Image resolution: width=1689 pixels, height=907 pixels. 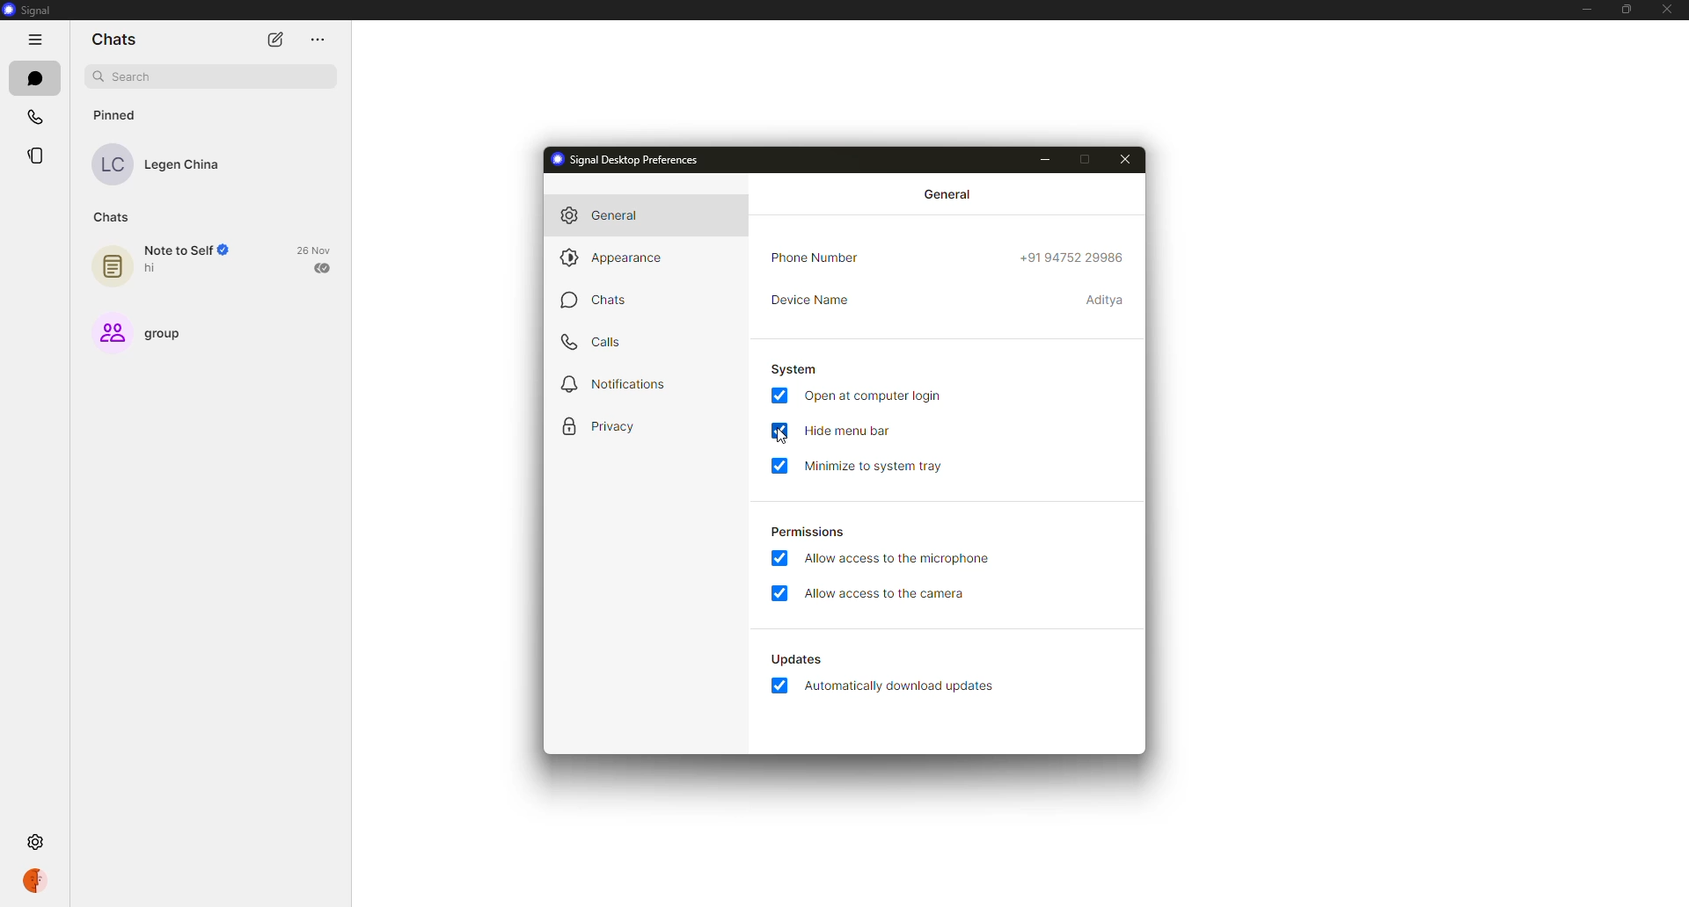 I want to click on minimize, so click(x=1582, y=9).